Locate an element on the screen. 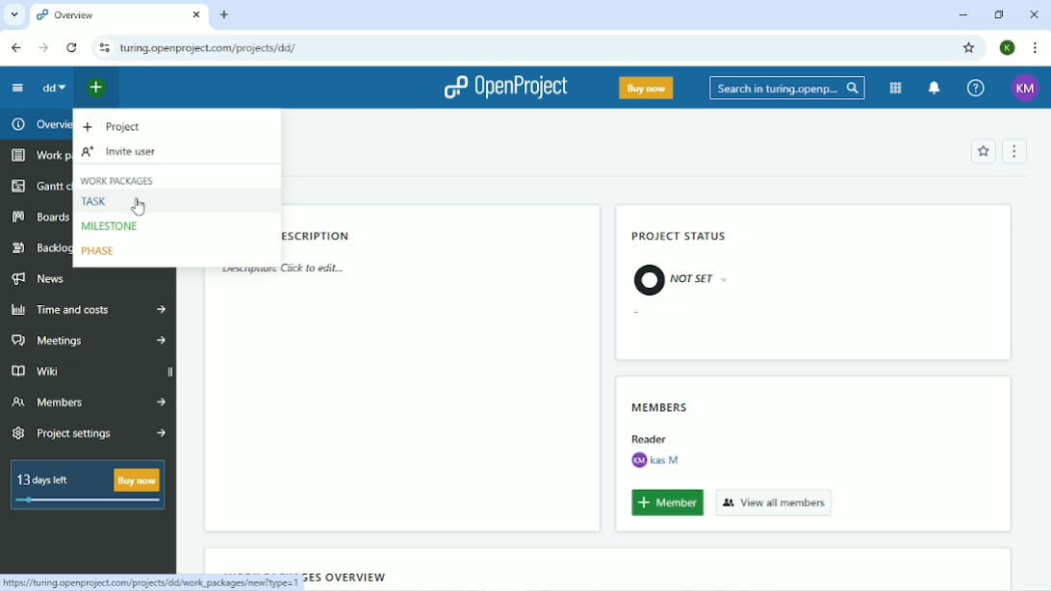 The height and width of the screenshot is (591, 1051). Wiki is located at coordinates (90, 373).